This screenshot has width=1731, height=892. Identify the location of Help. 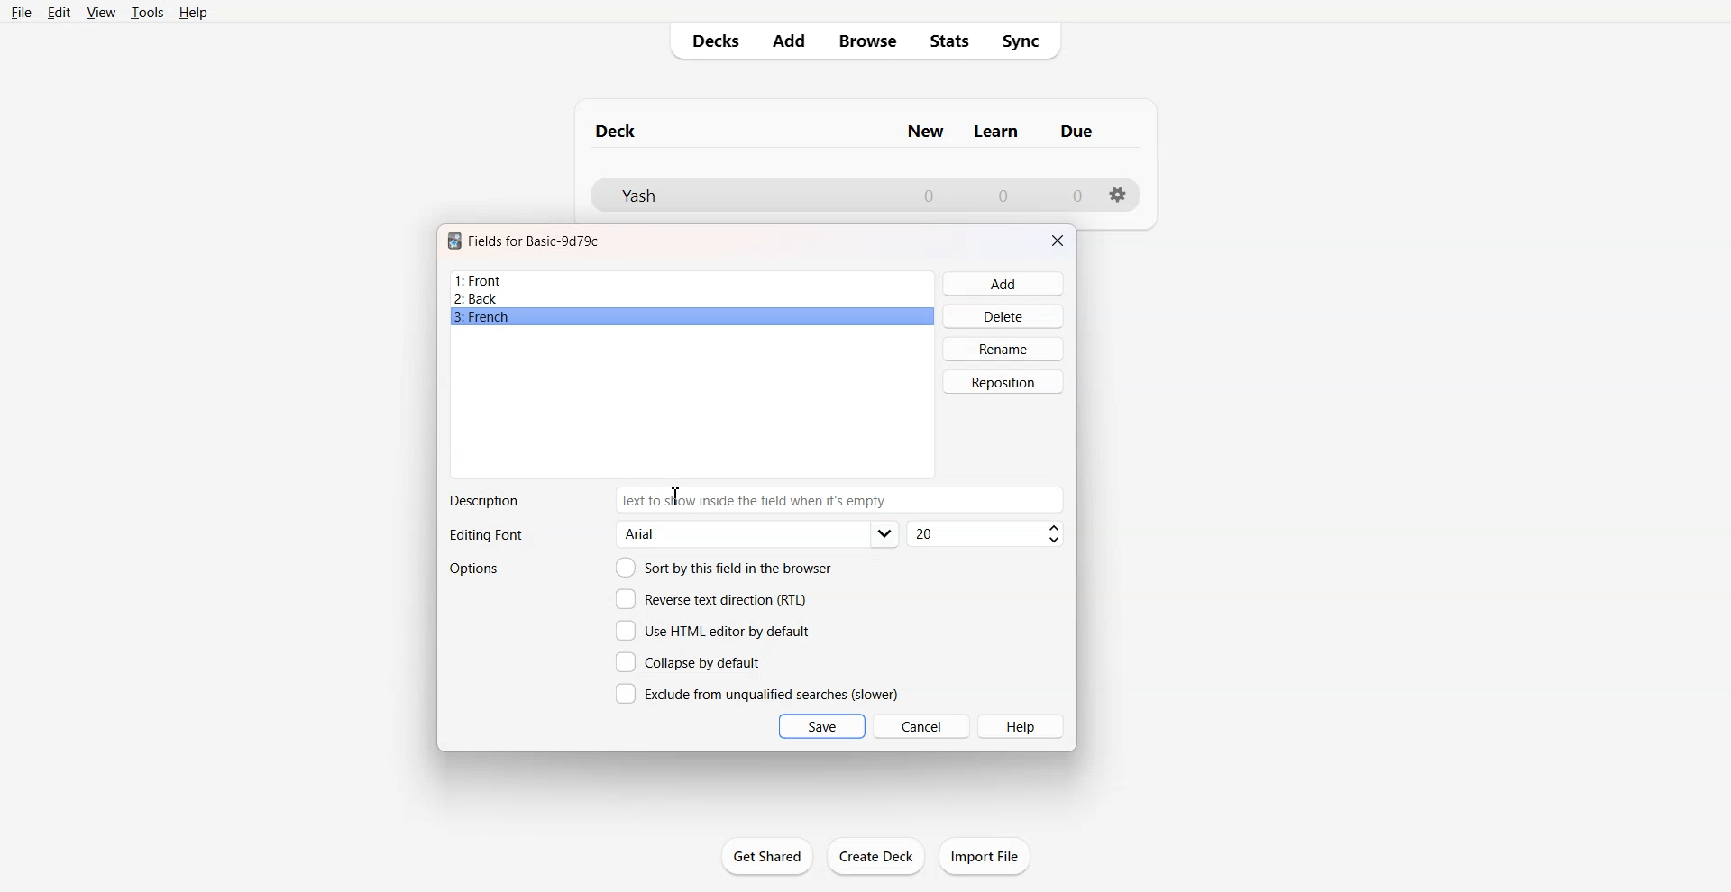
(1022, 726).